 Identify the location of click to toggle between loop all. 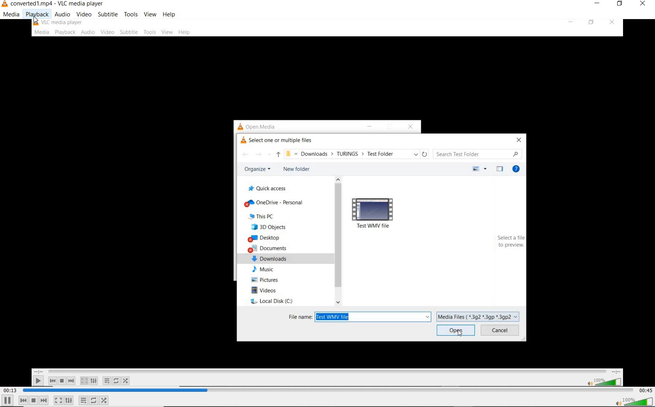
(94, 401).